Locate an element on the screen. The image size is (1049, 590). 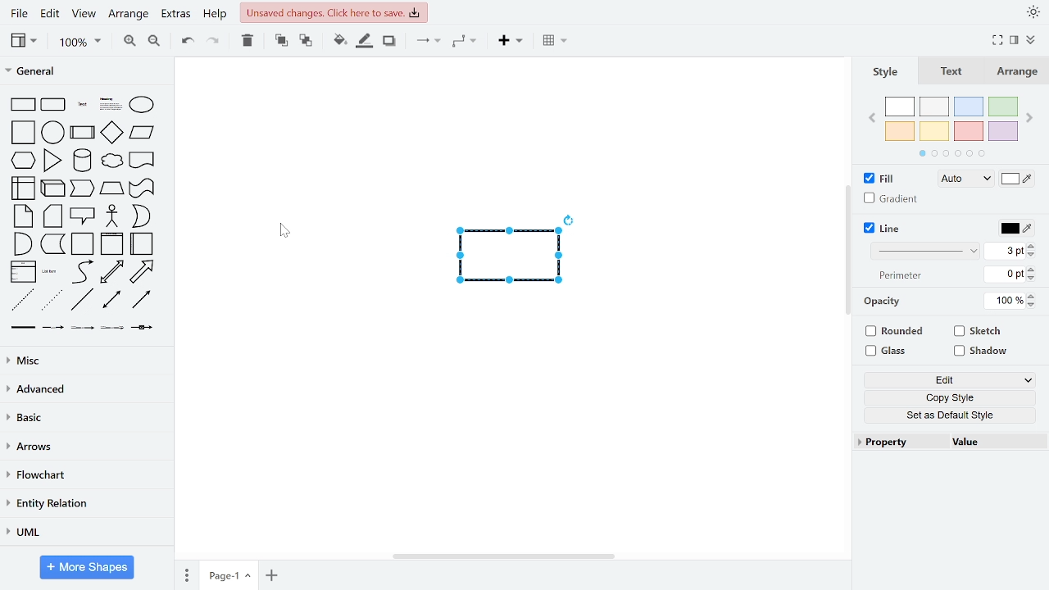
to back is located at coordinates (307, 43).